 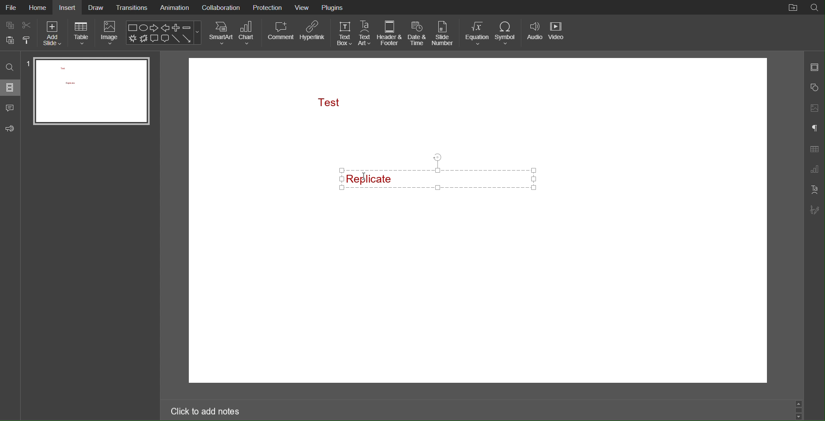 I want to click on Plugins, so click(x=333, y=8).